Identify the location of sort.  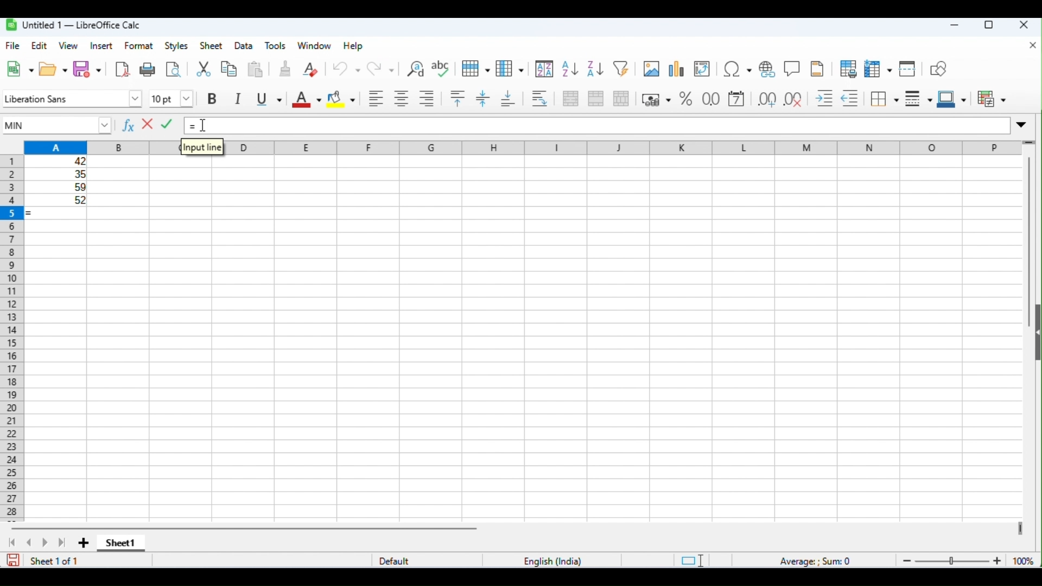
(544, 69).